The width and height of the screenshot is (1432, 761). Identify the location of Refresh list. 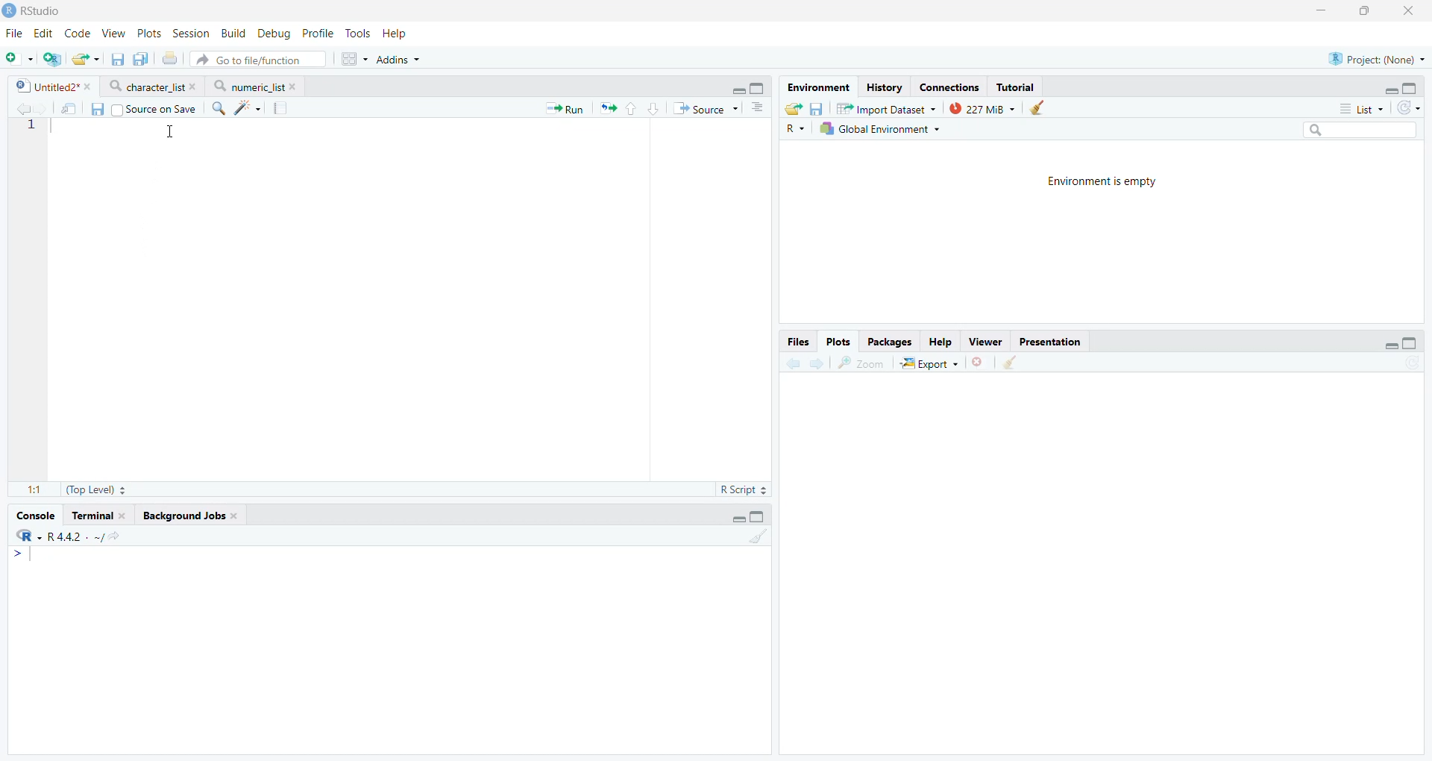
(1410, 363).